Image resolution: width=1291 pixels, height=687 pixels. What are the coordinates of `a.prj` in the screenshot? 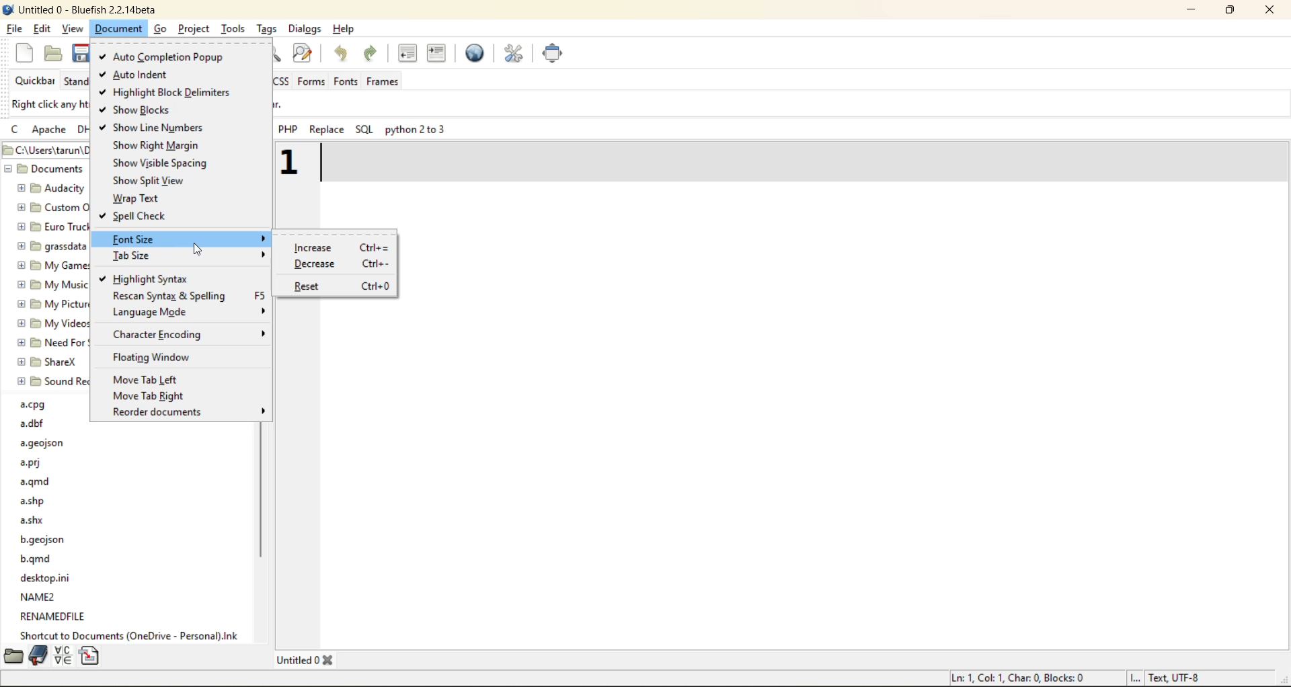 It's located at (33, 462).